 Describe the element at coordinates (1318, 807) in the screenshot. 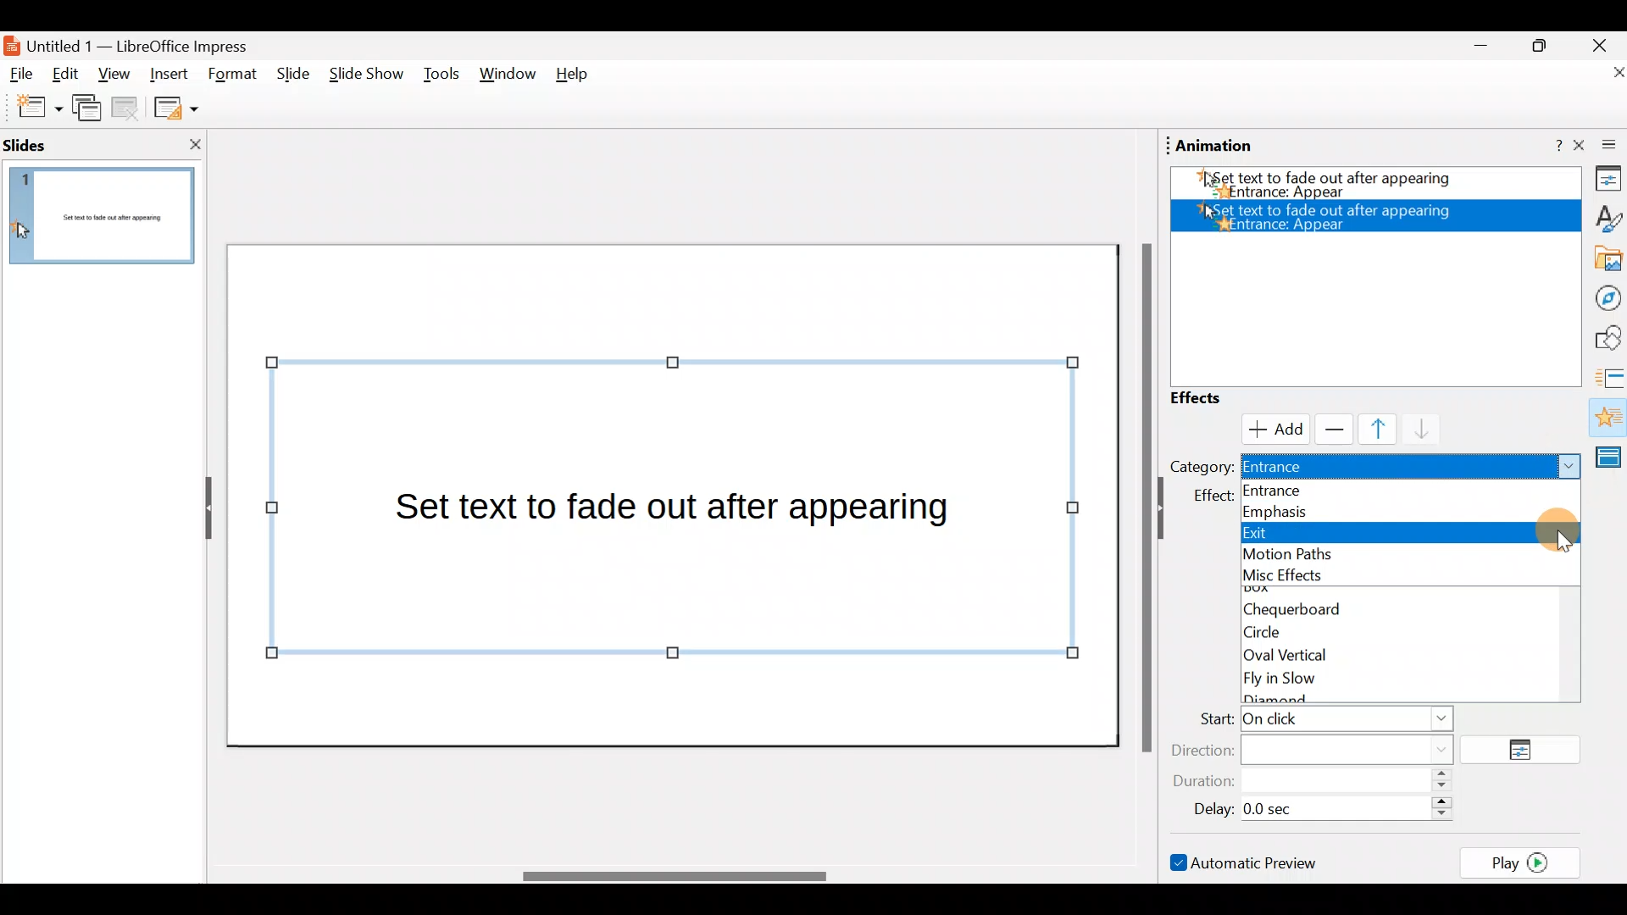

I see `Delay` at that location.